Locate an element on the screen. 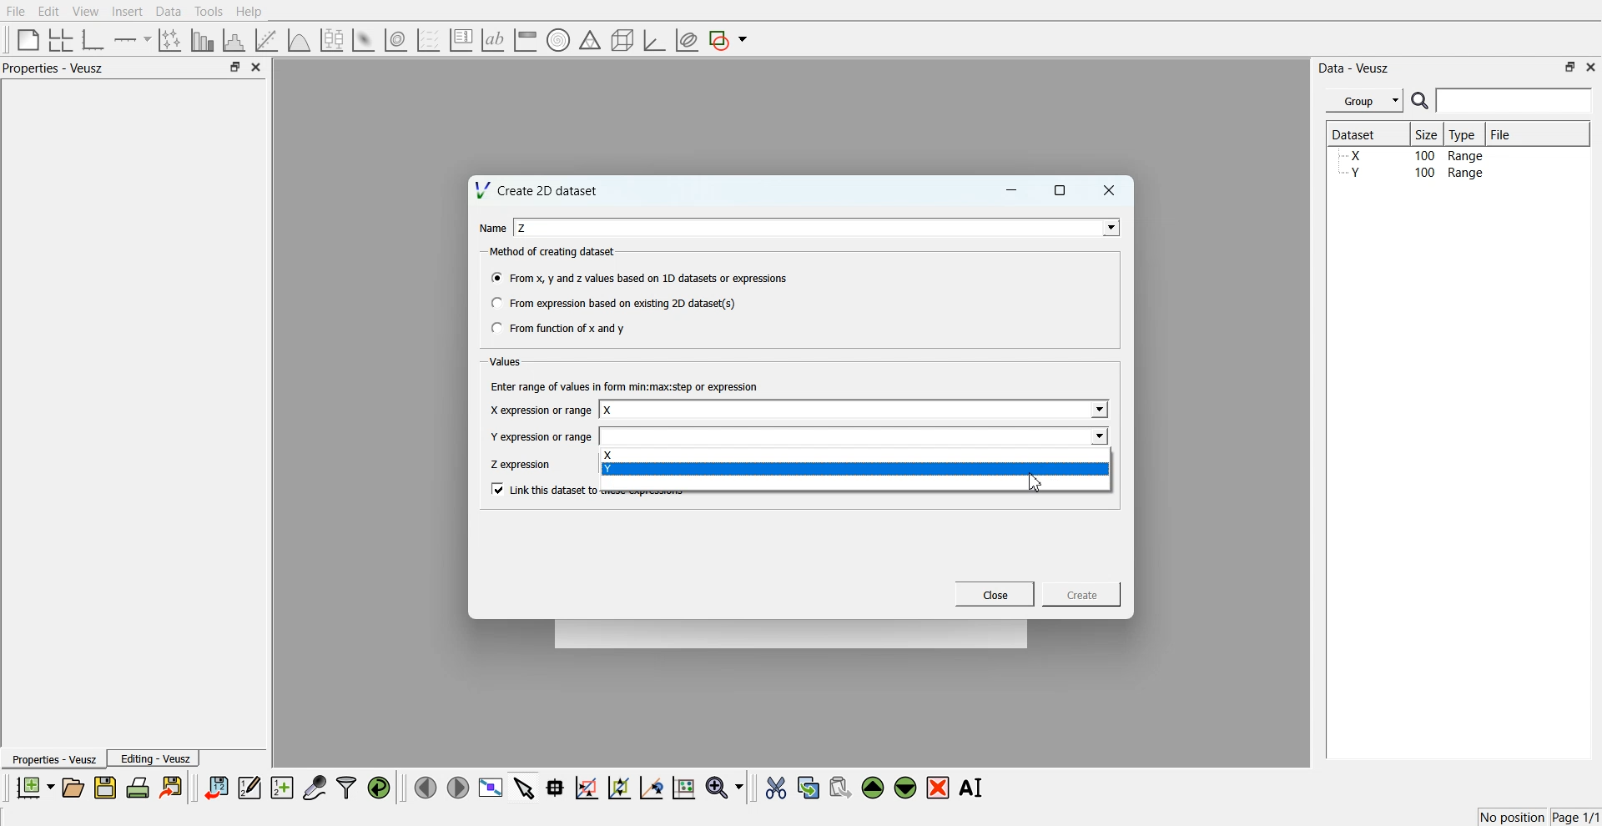 The height and width of the screenshot is (826, 1602). X 100 Range is located at coordinates (1413, 155).